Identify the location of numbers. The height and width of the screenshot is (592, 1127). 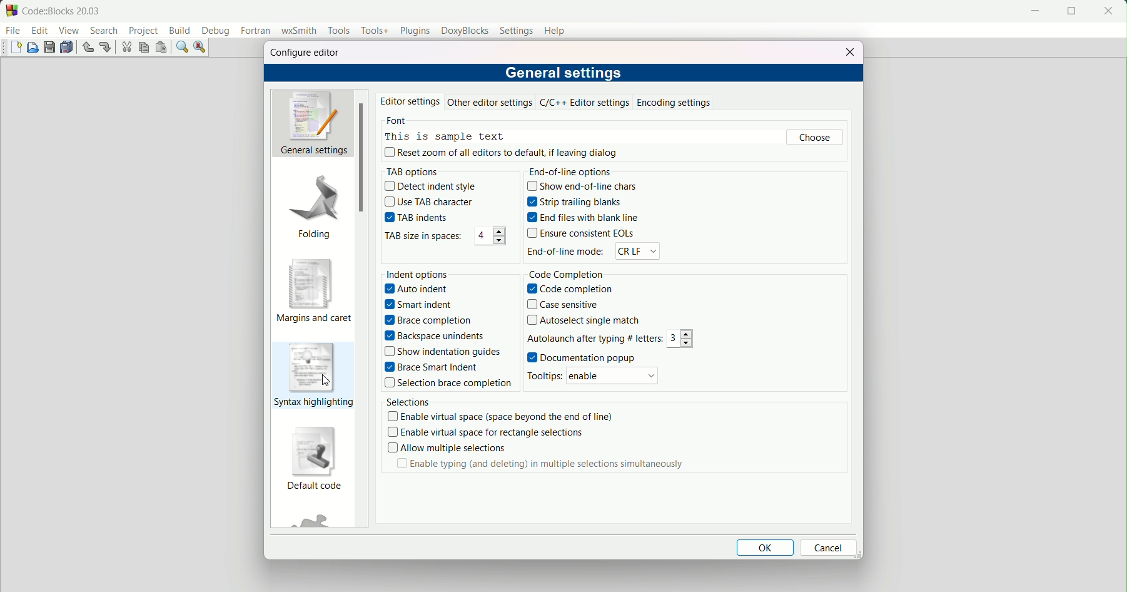
(682, 339).